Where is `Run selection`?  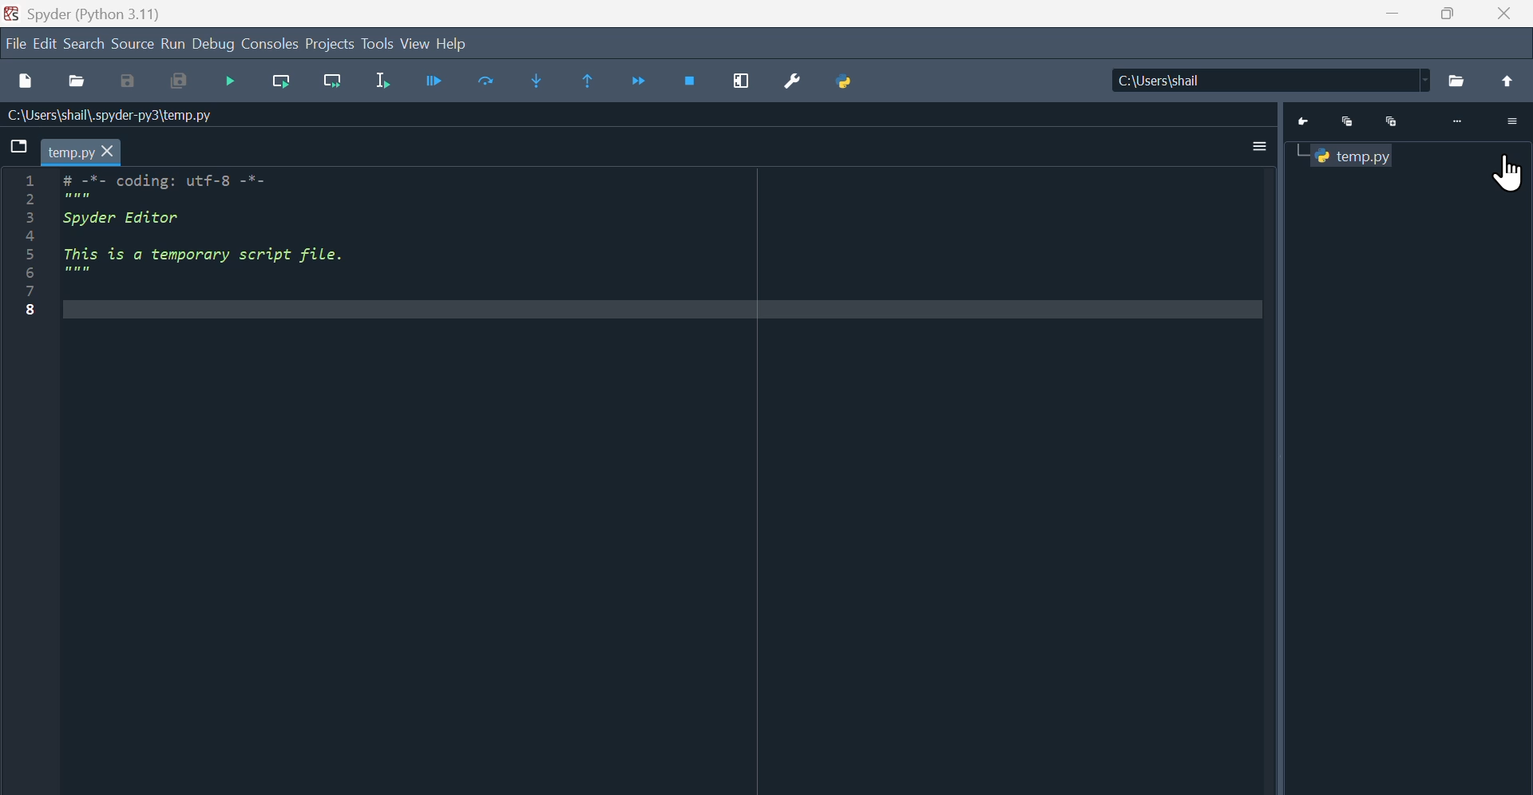
Run selection is located at coordinates (386, 81).